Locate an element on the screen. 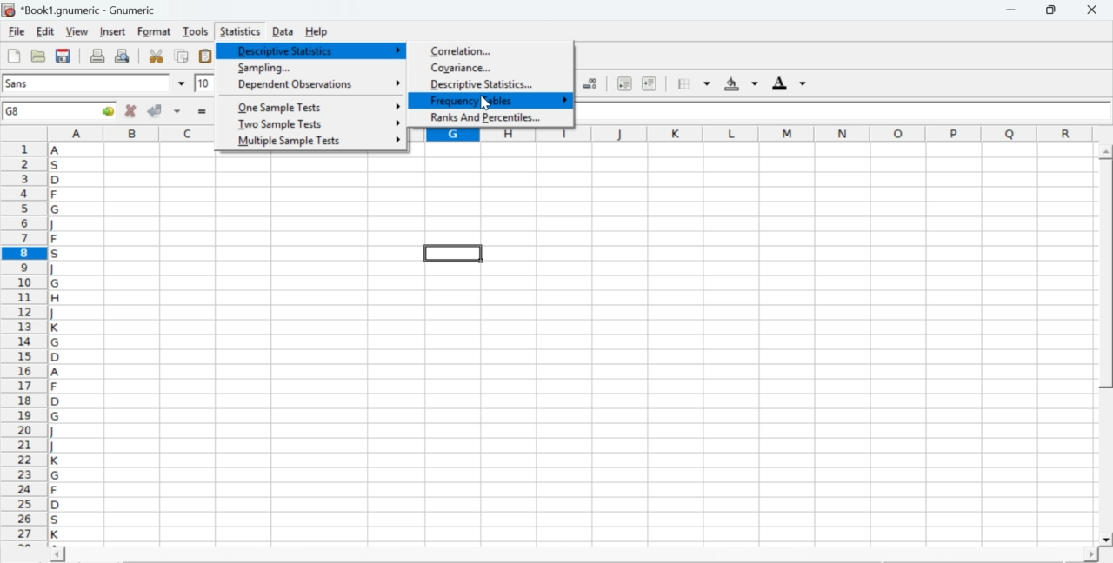  multiple sample tests is located at coordinates (289, 142).